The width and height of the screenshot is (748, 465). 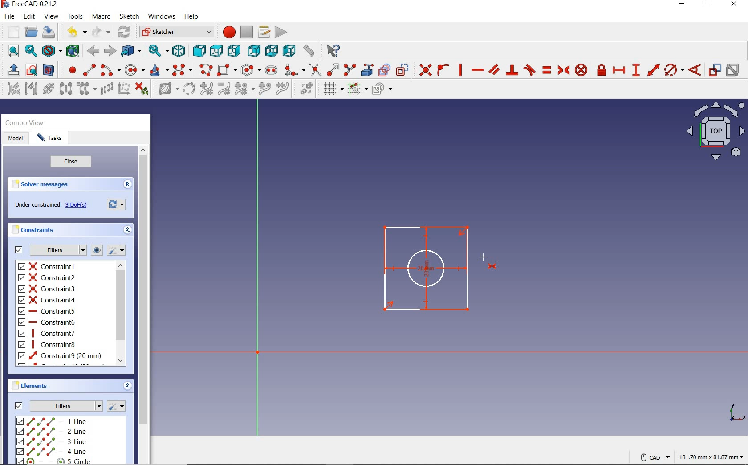 What do you see at coordinates (86, 90) in the screenshot?
I see `clone` at bounding box center [86, 90].